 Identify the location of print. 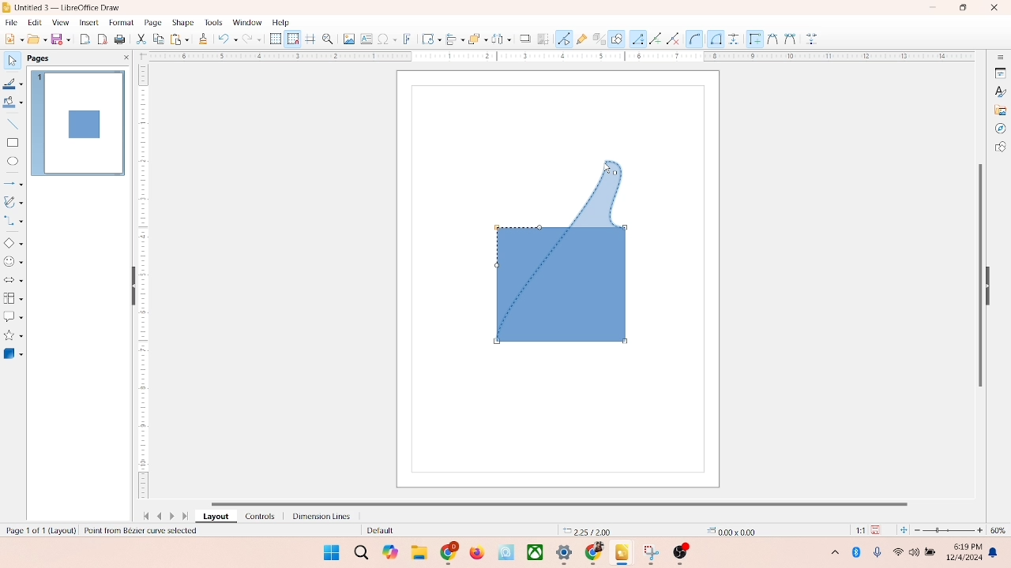
(122, 40).